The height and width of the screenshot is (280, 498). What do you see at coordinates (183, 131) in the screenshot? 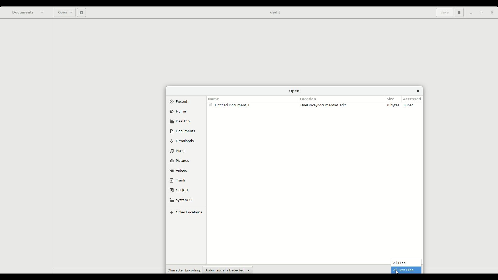
I see `Documents` at bounding box center [183, 131].